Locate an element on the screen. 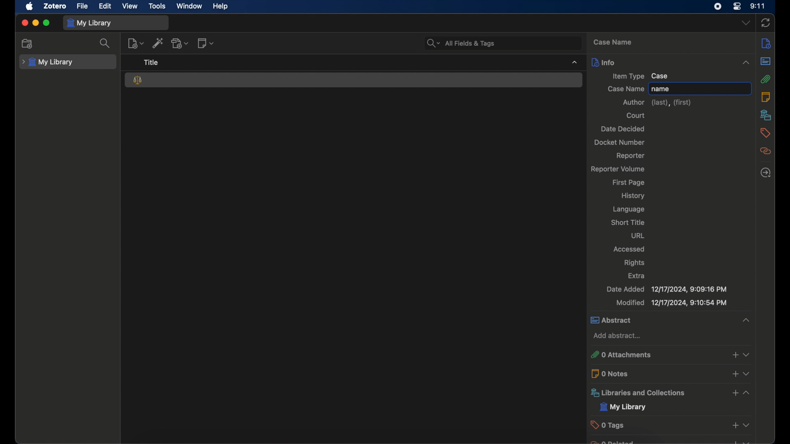  title is located at coordinates (151, 62).